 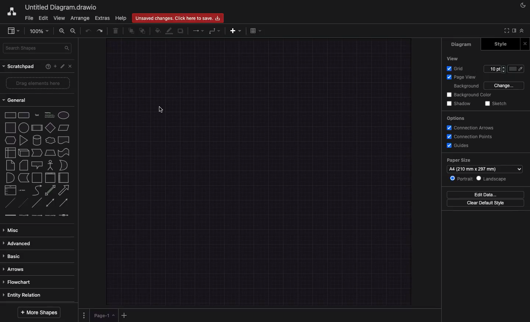 I want to click on Flowchart, so click(x=19, y=282).